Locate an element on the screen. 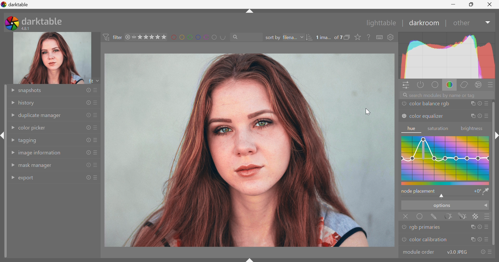 The image size is (499, 262). reset is located at coordinates (480, 104).